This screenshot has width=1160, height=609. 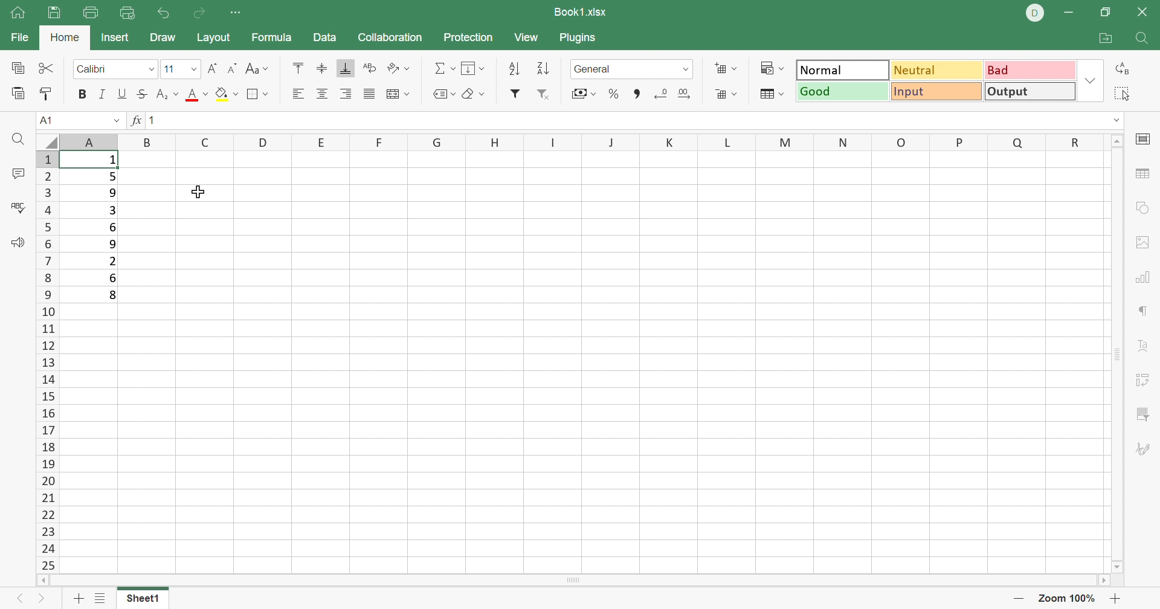 I want to click on Replace, so click(x=1121, y=69).